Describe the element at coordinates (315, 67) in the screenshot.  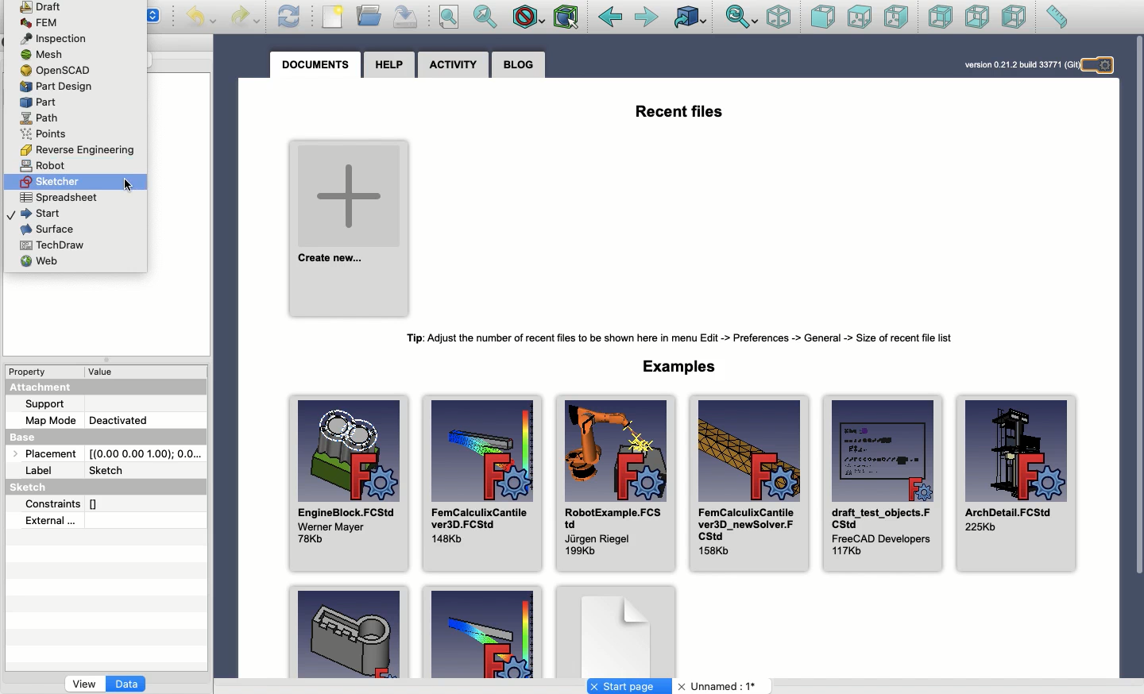
I see `Documents` at that location.